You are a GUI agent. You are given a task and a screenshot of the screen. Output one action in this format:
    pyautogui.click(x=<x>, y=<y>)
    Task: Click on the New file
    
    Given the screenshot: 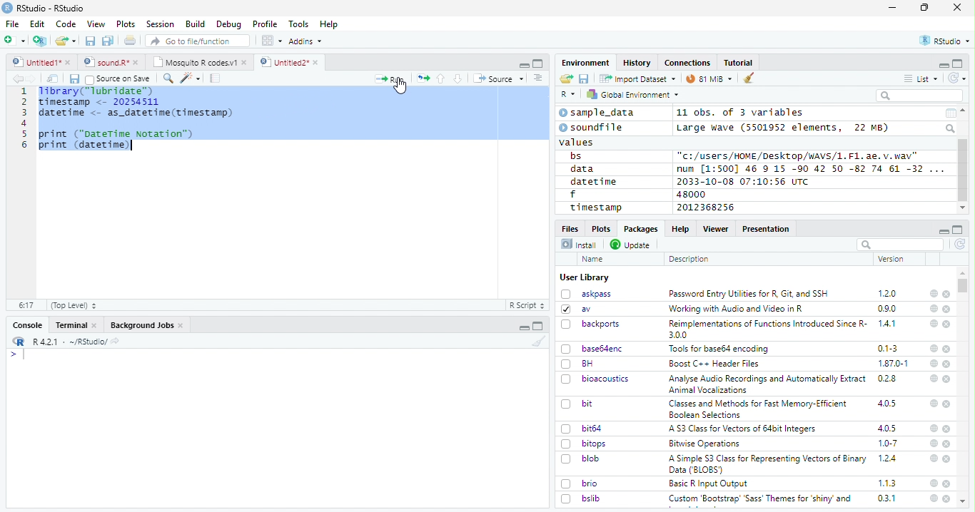 What is the action you would take?
    pyautogui.click(x=16, y=41)
    